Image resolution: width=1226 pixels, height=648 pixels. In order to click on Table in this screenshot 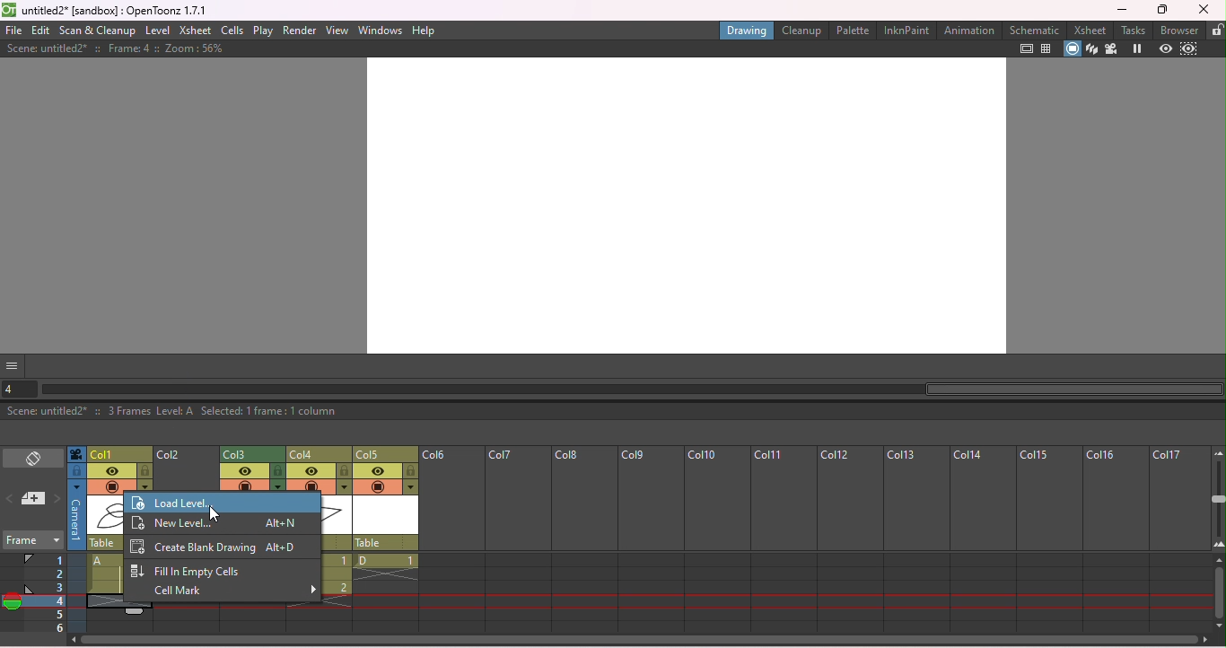, I will do `click(387, 543)`.